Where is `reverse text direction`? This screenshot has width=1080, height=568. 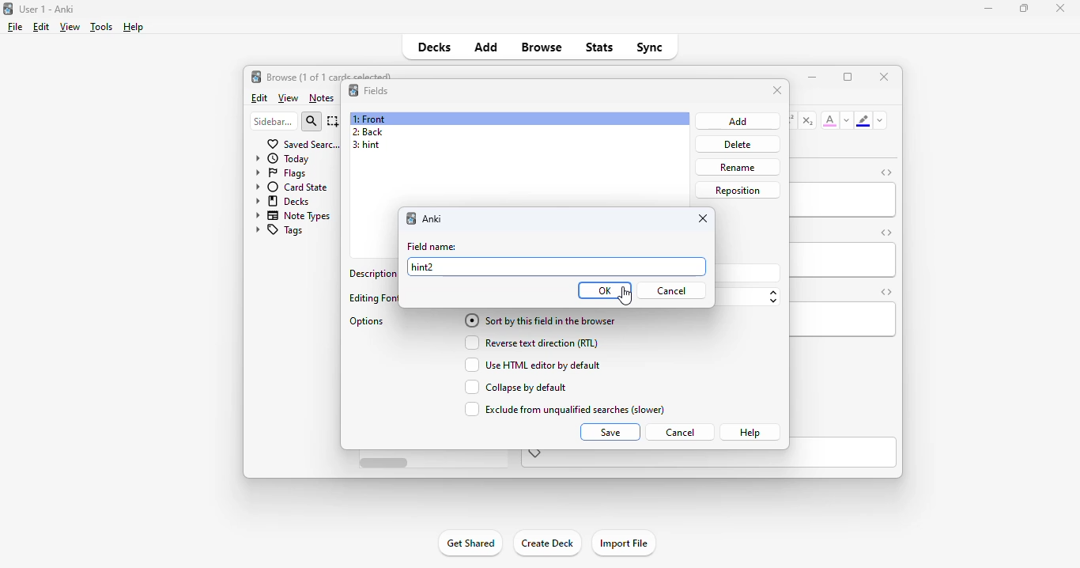 reverse text direction is located at coordinates (529, 343).